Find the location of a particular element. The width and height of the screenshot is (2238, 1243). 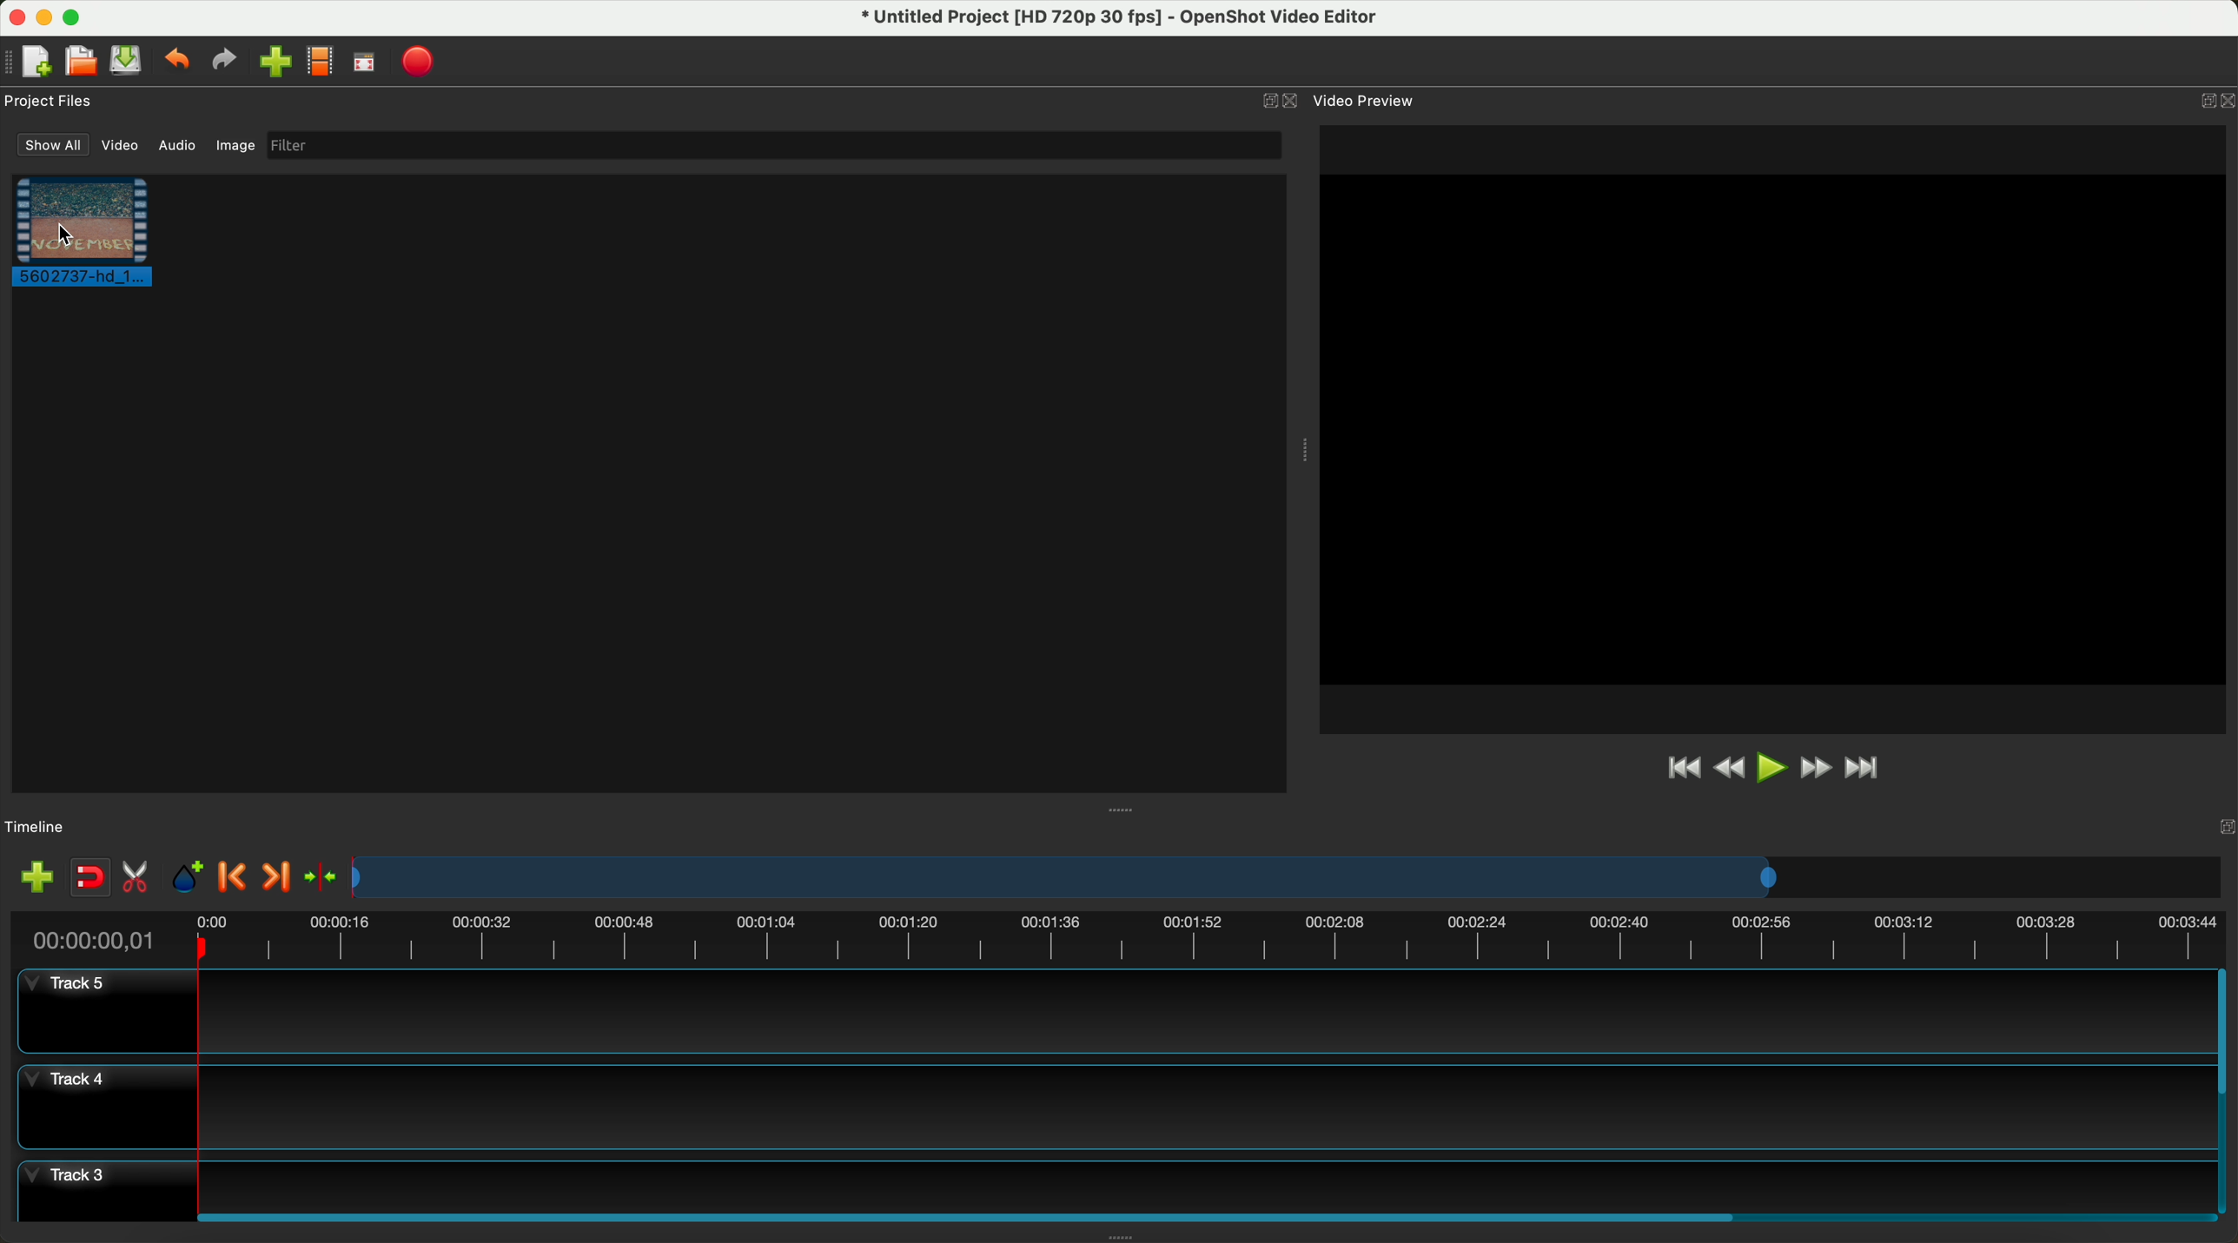

 is located at coordinates (1303, 447).